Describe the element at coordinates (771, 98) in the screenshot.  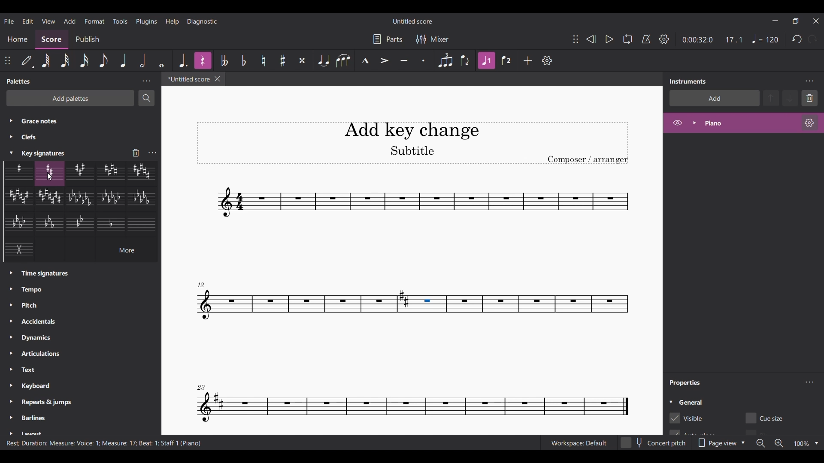
I see `Move up` at that location.